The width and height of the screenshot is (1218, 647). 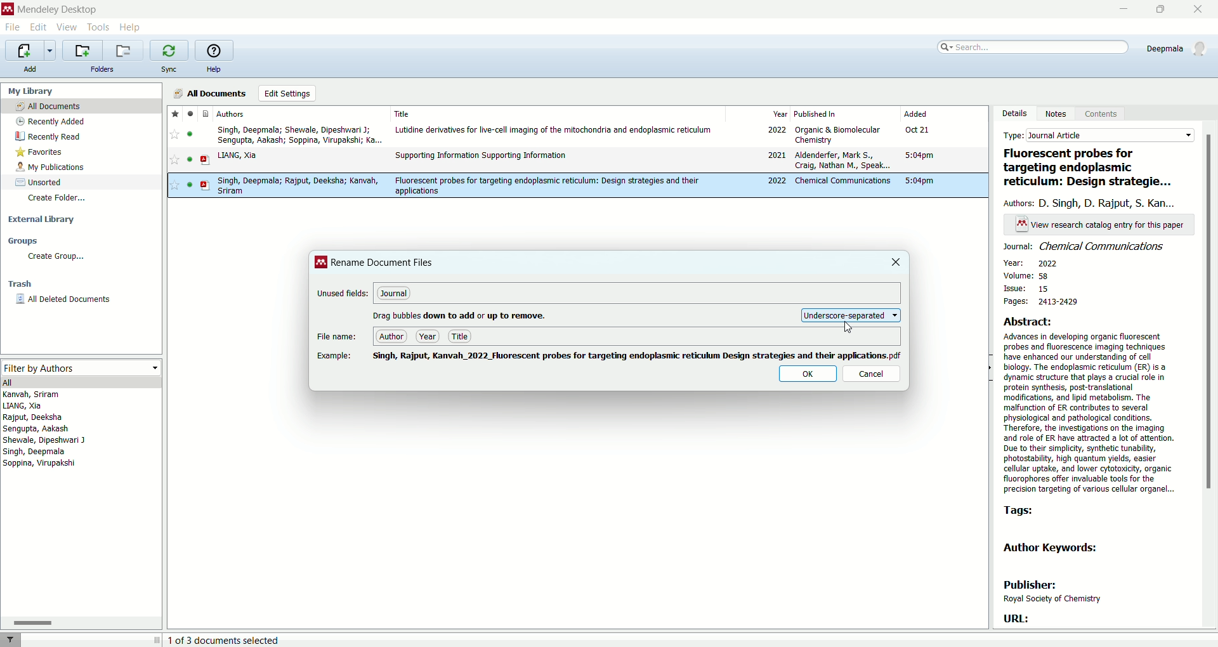 What do you see at coordinates (844, 113) in the screenshot?
I see `published in` at bounding box center [844, 113].